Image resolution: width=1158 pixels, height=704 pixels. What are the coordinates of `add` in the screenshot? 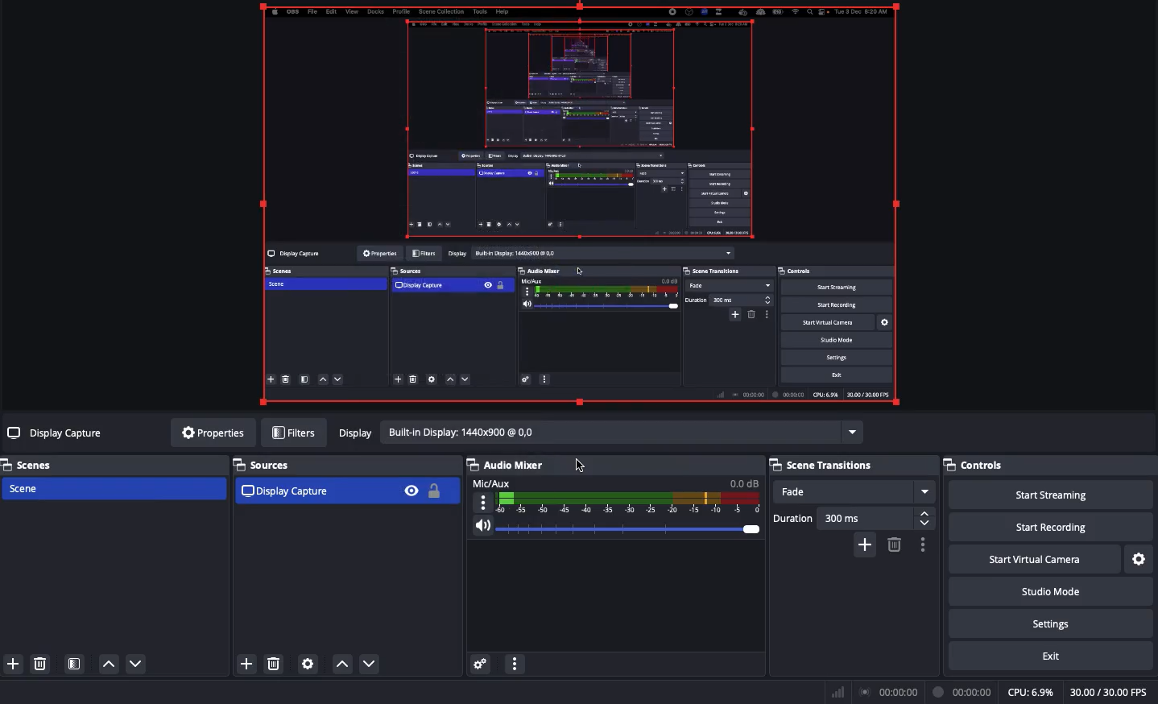 It's located at (862, 547).